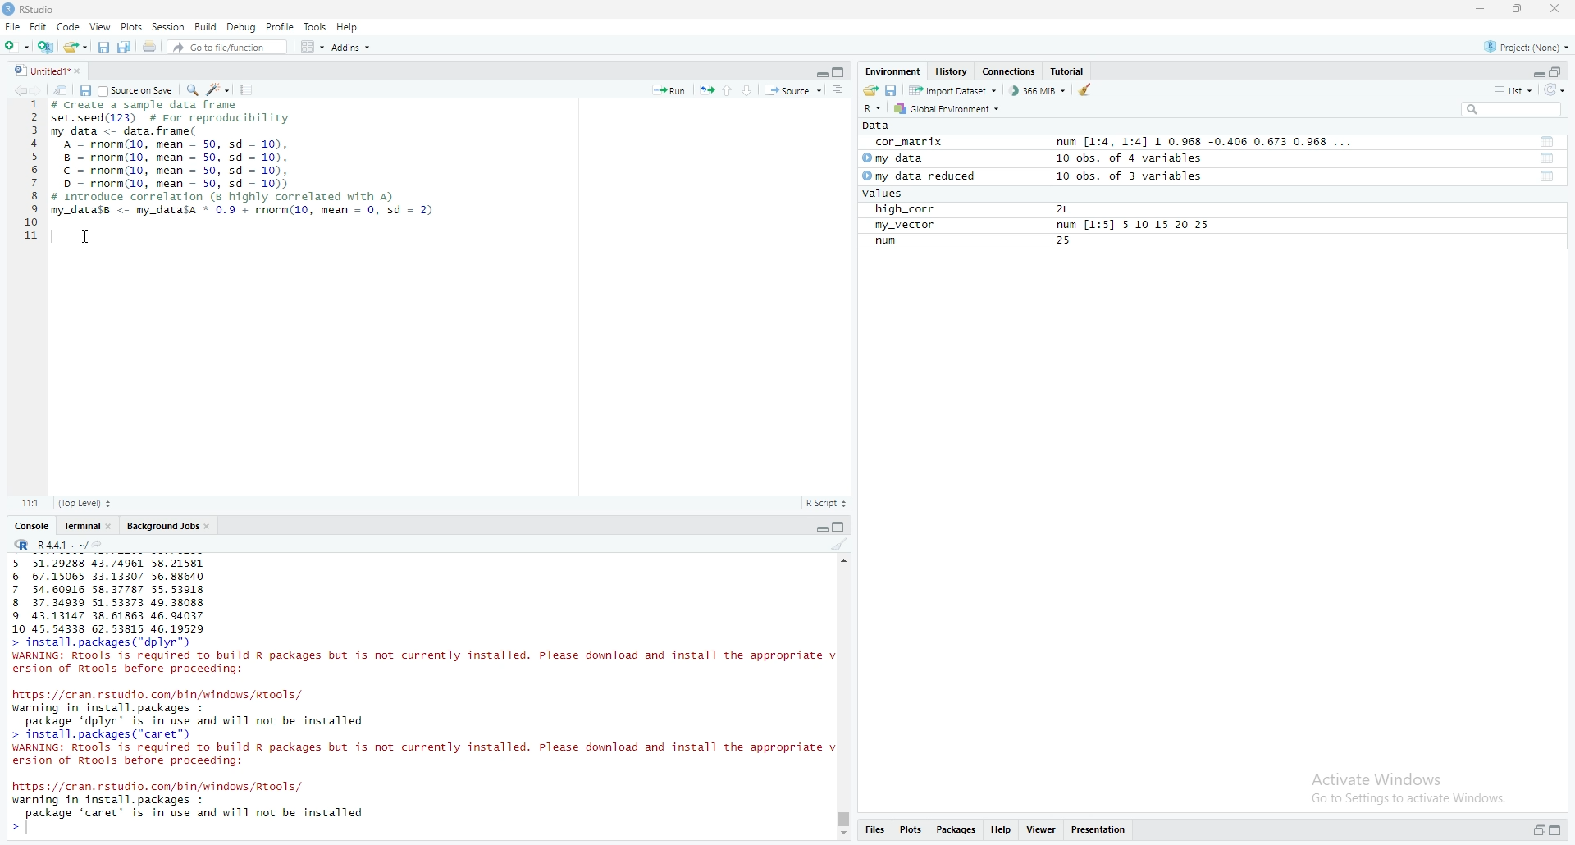  Describe the element at coordinates (1554, 90) in the screenshot. I see `reload` at that location.